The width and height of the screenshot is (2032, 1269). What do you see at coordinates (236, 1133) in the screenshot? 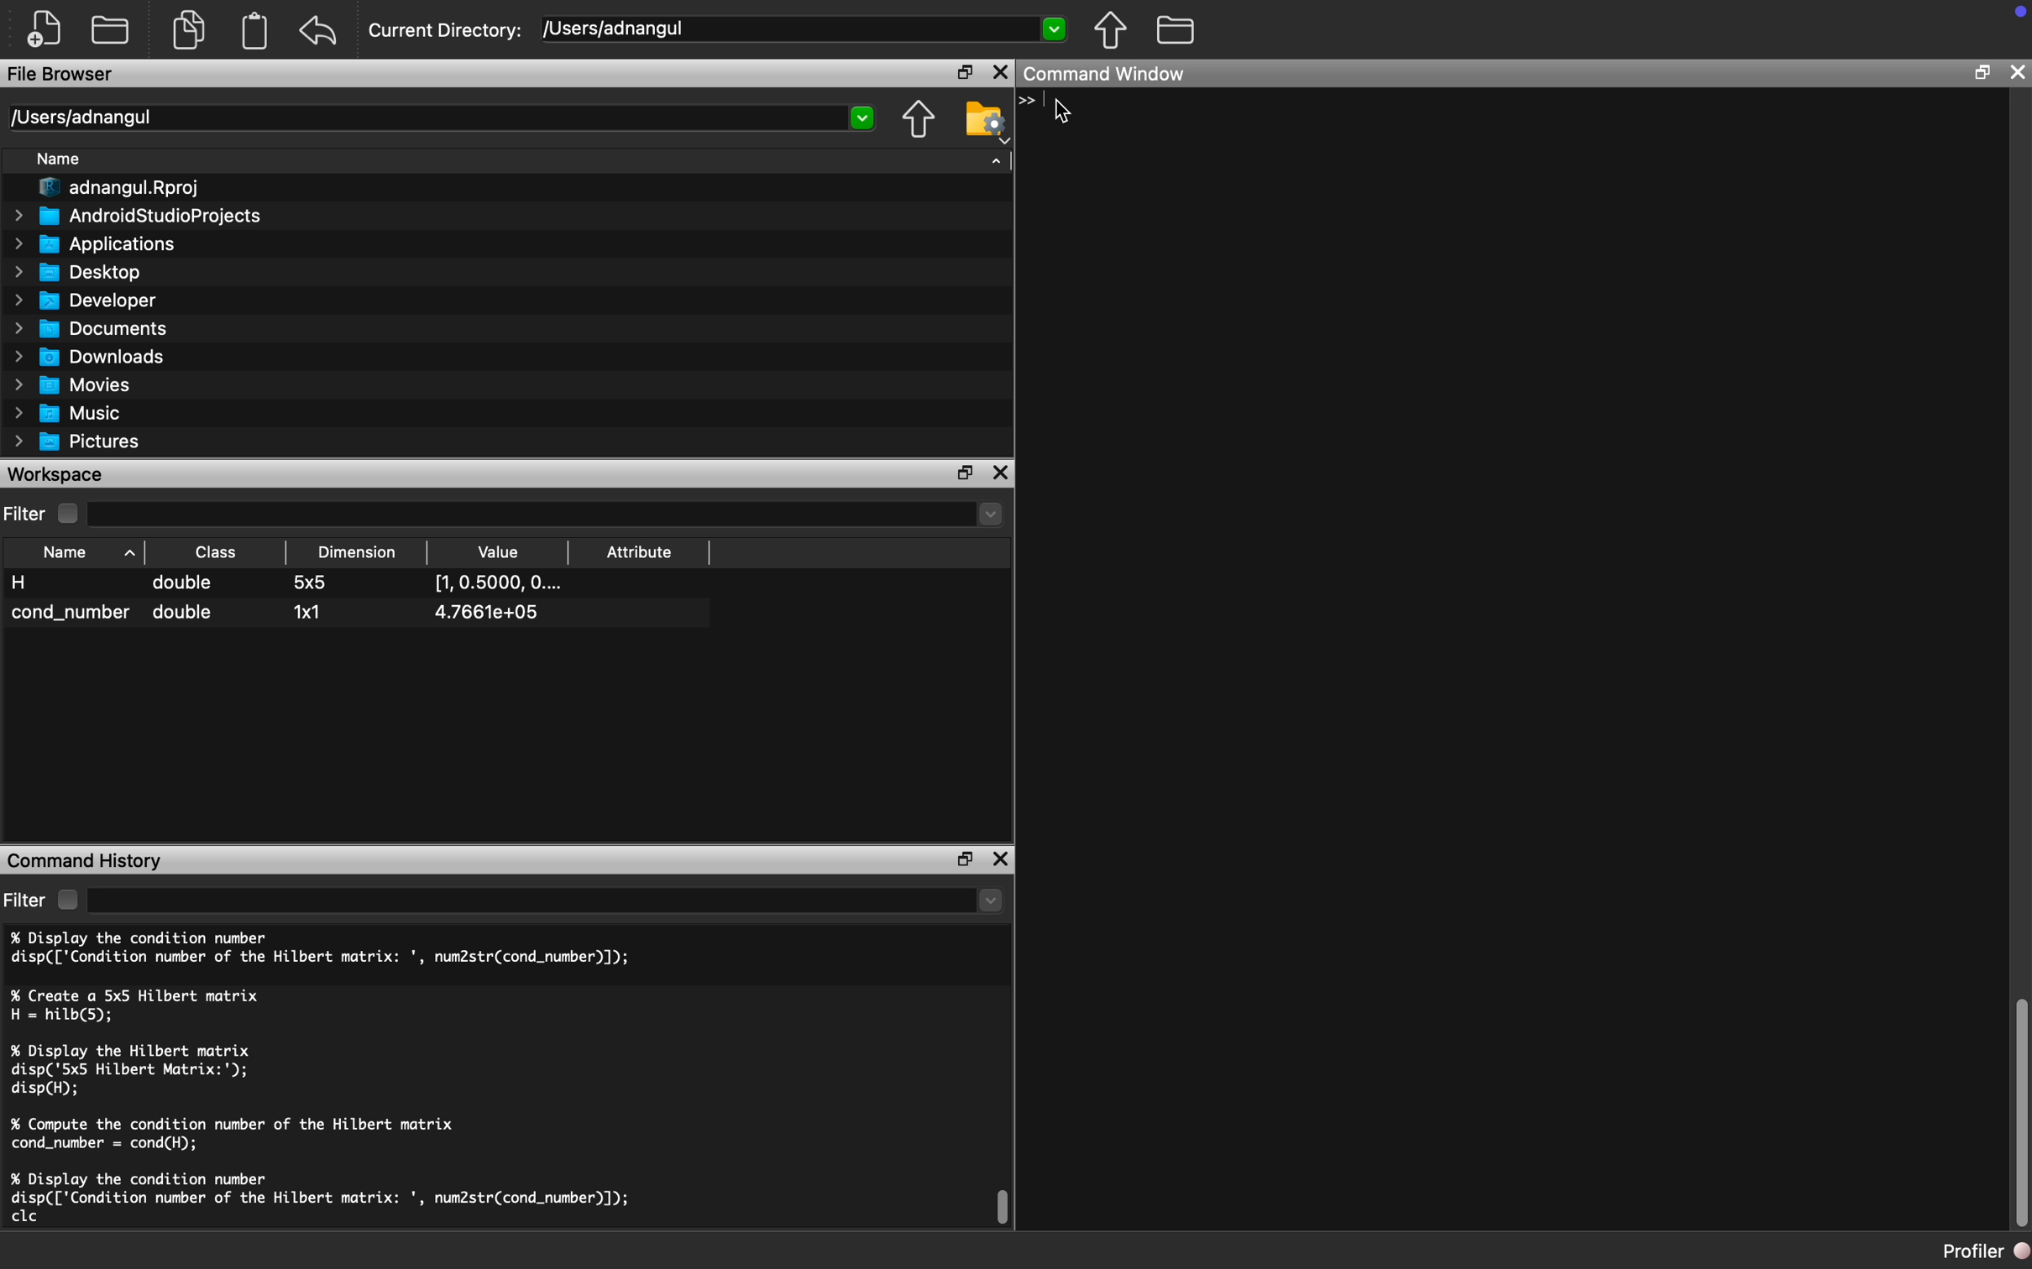
I see `% Compute the condition number of the Hilbert matrix
cond_number = cond(H);` at bounding box center [236, 1133].